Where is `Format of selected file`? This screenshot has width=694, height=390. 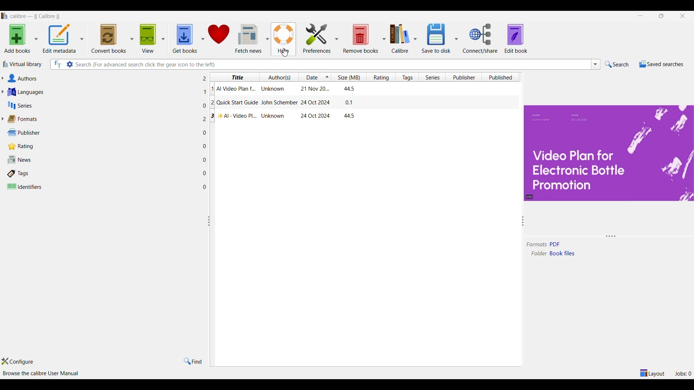
Format of selected file is located at coordinates (554, 245).